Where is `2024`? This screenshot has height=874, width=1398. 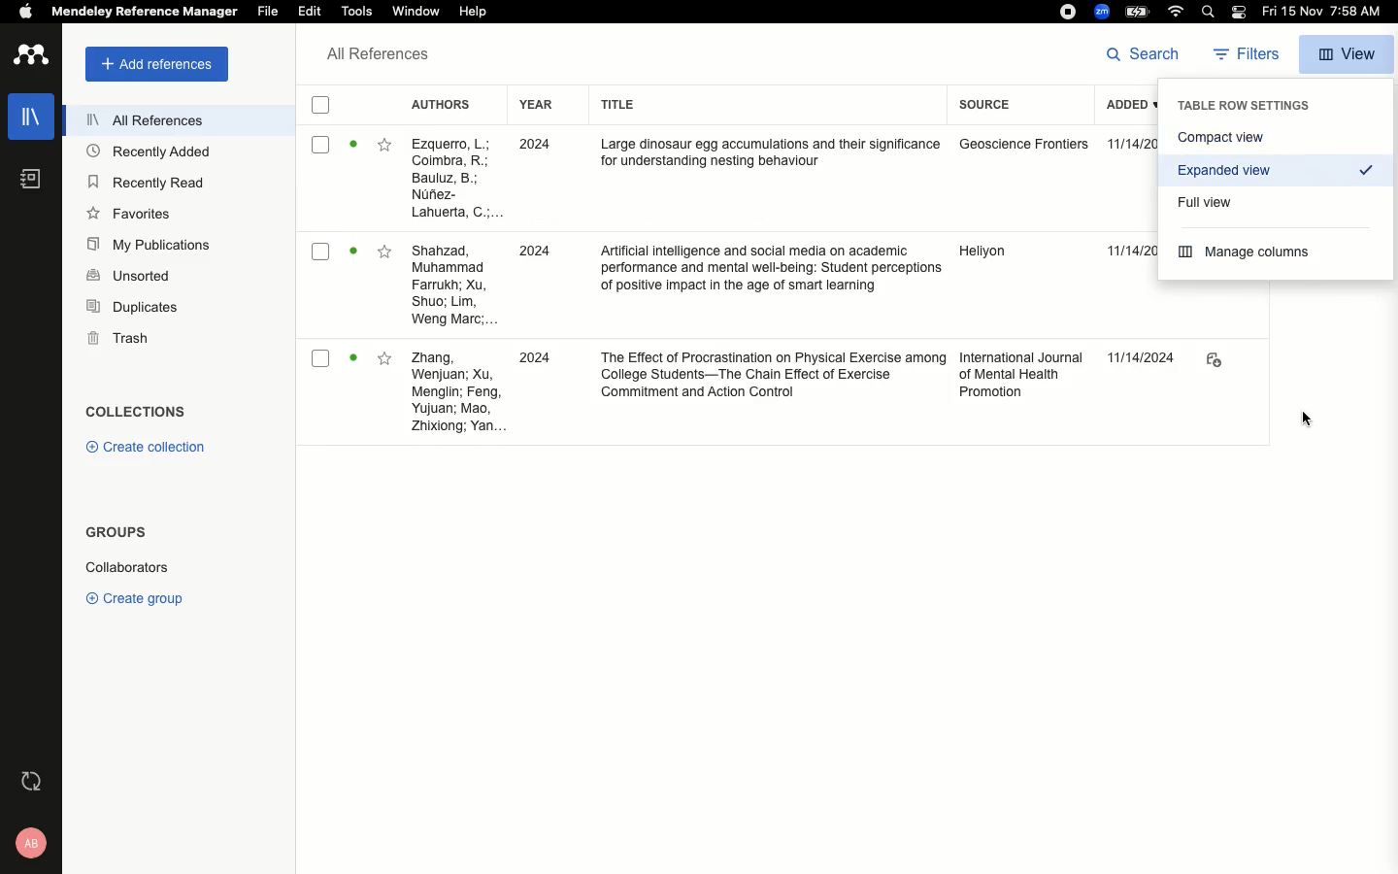 2024 is located at coordinates (535, 250).